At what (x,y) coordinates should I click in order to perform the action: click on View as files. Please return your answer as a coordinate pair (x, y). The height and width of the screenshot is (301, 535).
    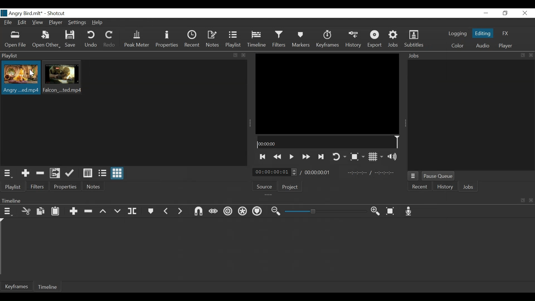
    Looking at the image, I should click on (103, 173).